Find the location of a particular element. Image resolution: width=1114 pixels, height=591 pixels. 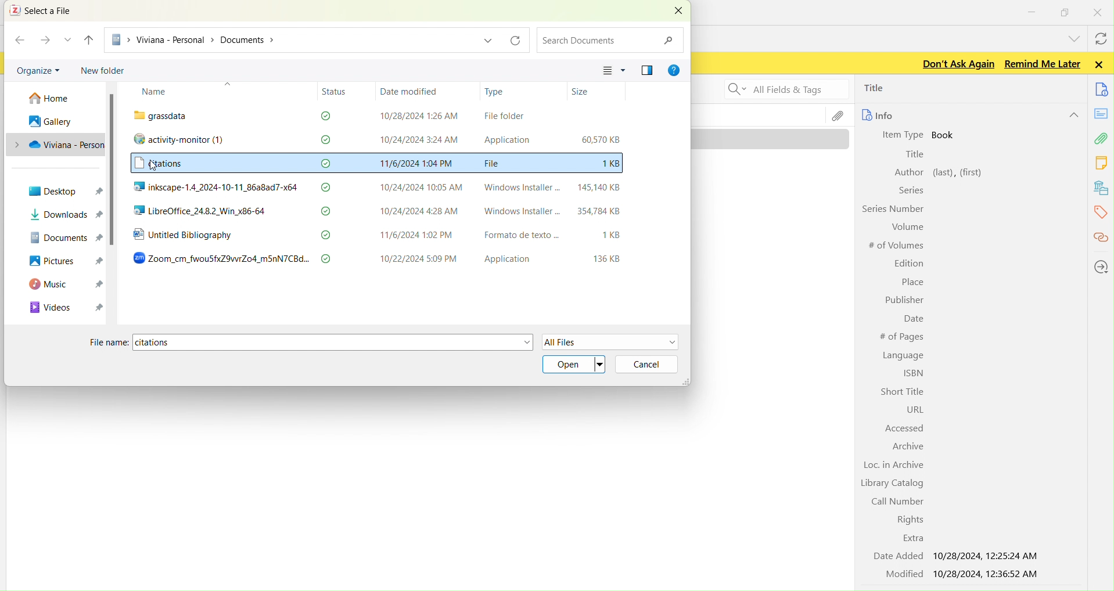

info is located at coordinates (881, 114).